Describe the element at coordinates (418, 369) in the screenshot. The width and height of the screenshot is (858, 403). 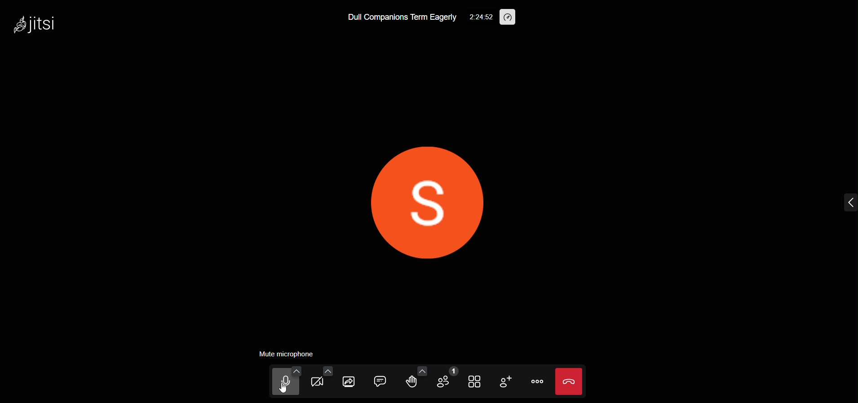
I see `more emoji` at that location.